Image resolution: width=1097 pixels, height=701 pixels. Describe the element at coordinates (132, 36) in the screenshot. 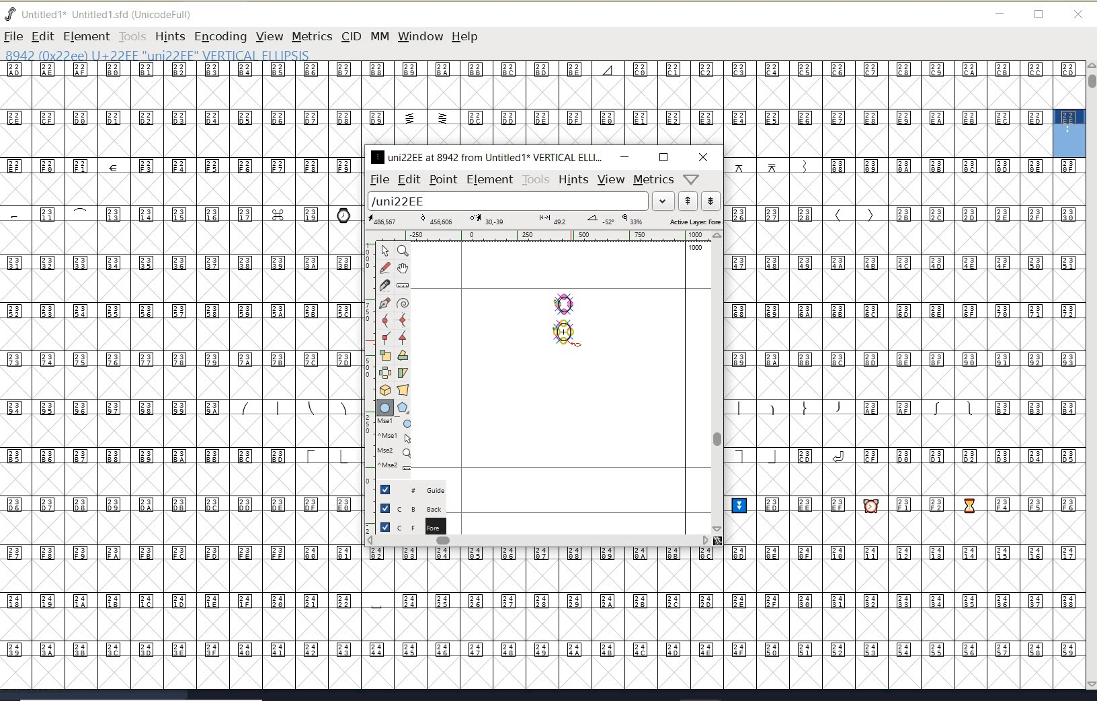

I see `TOOLS` at that location.